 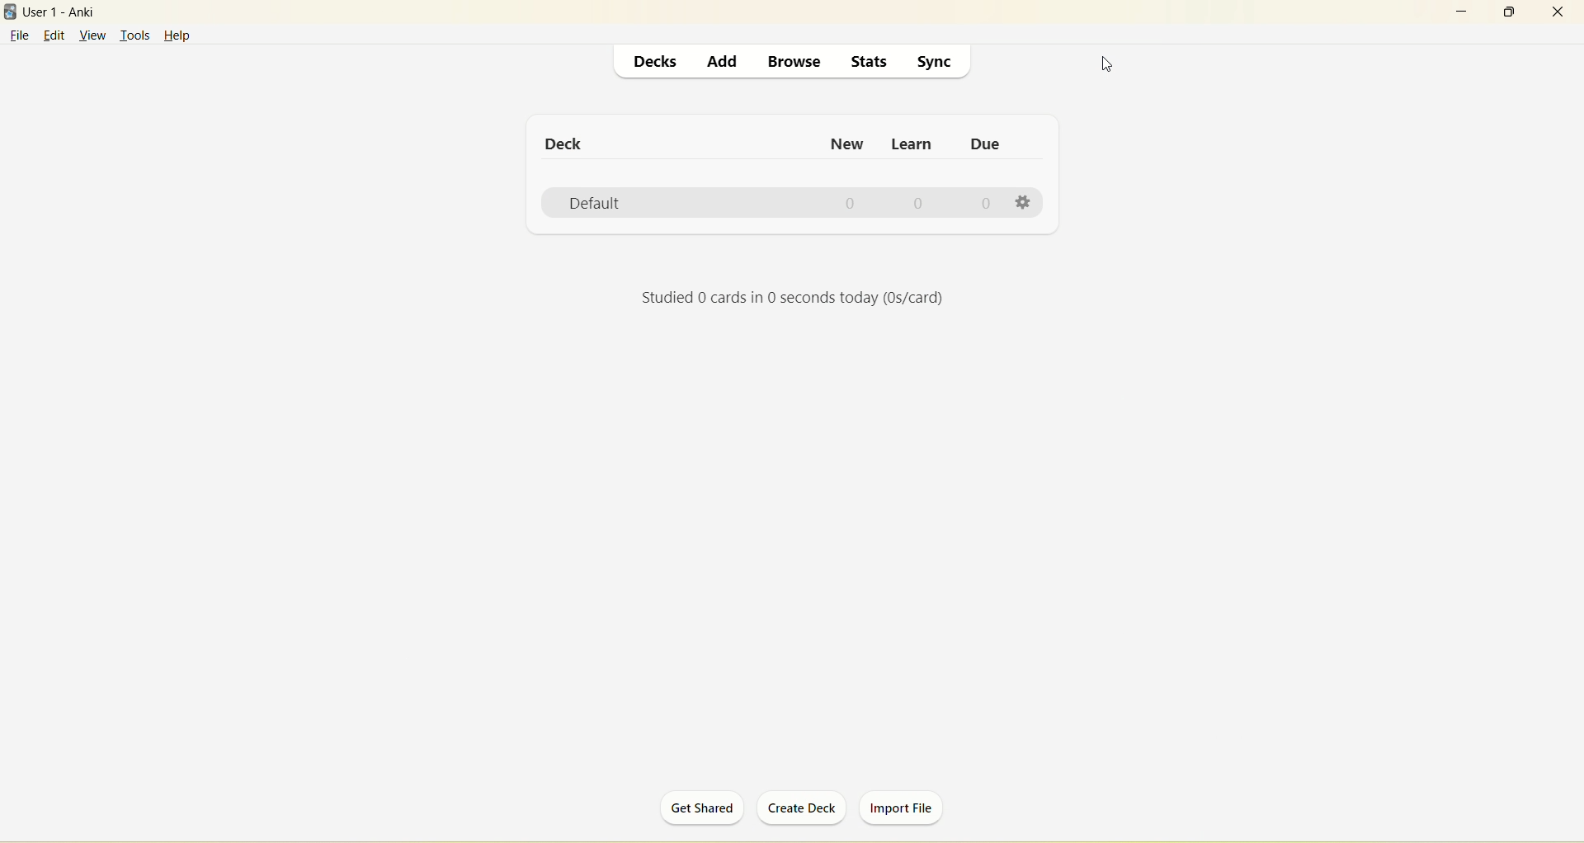 I want to click on help, so click(x=182, y=37).